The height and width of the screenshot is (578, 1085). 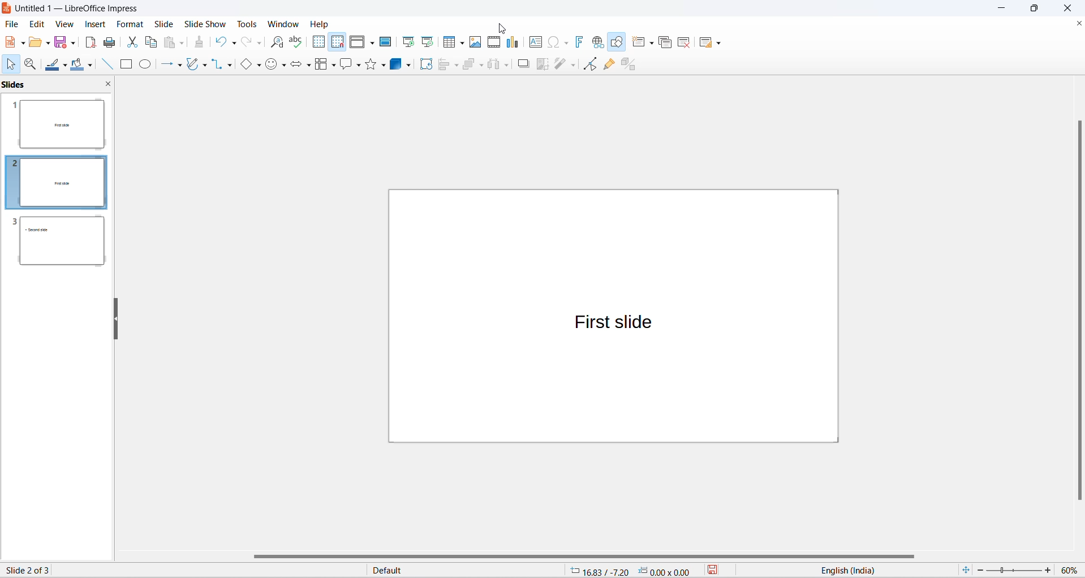 I want to click on connectors option, so click(x=230, y=67).